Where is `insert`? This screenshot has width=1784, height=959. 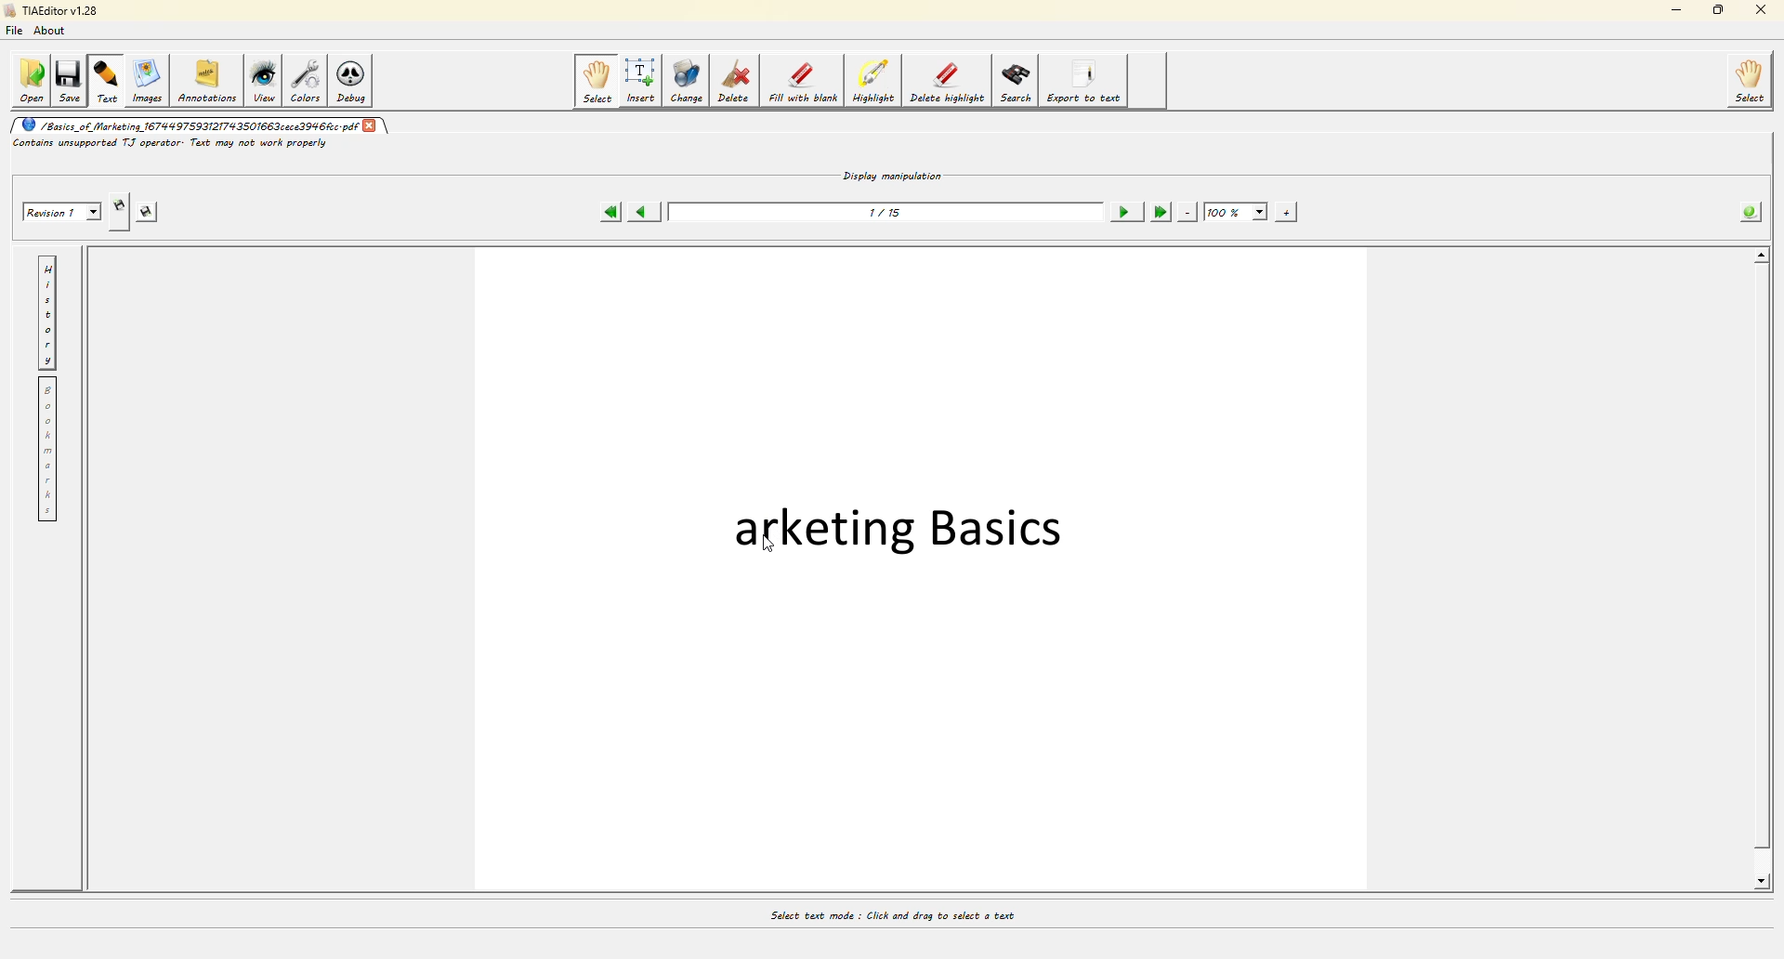 insert is located at coordinates (642, 80).